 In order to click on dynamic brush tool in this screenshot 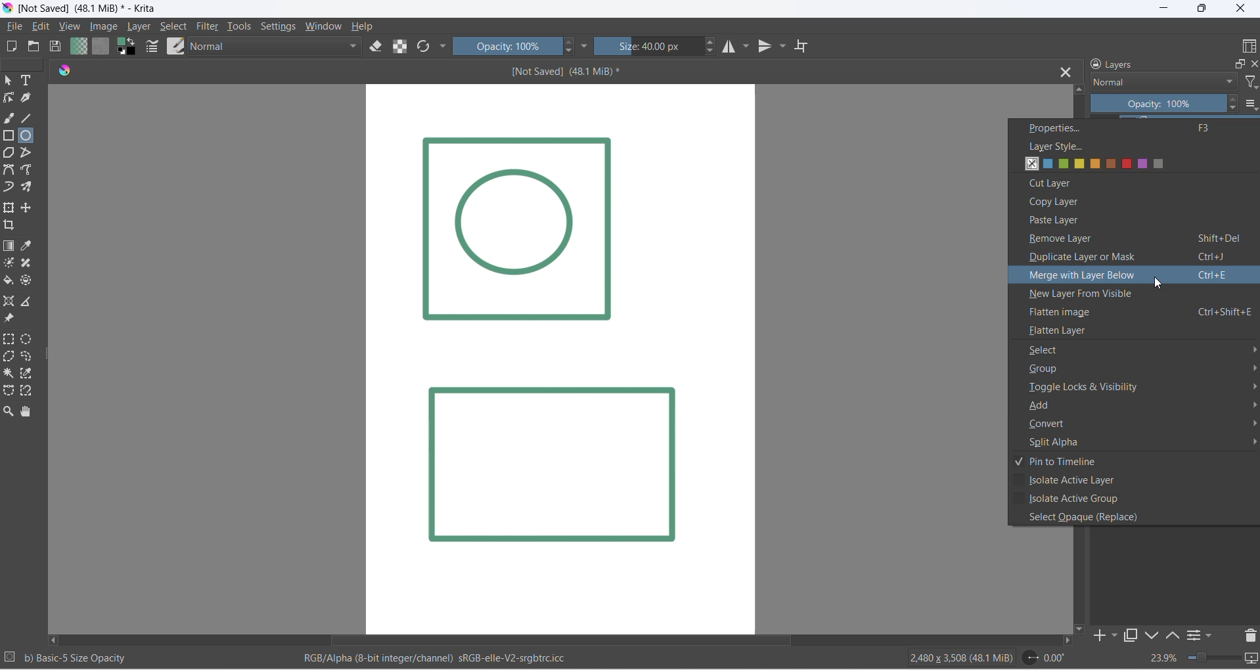, I will do `click(11, 189)`.